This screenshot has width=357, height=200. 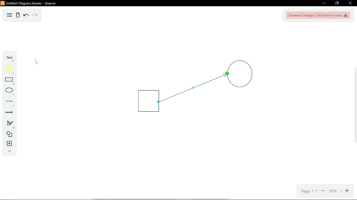 I want to click on Note, so click(x=8, y=69).